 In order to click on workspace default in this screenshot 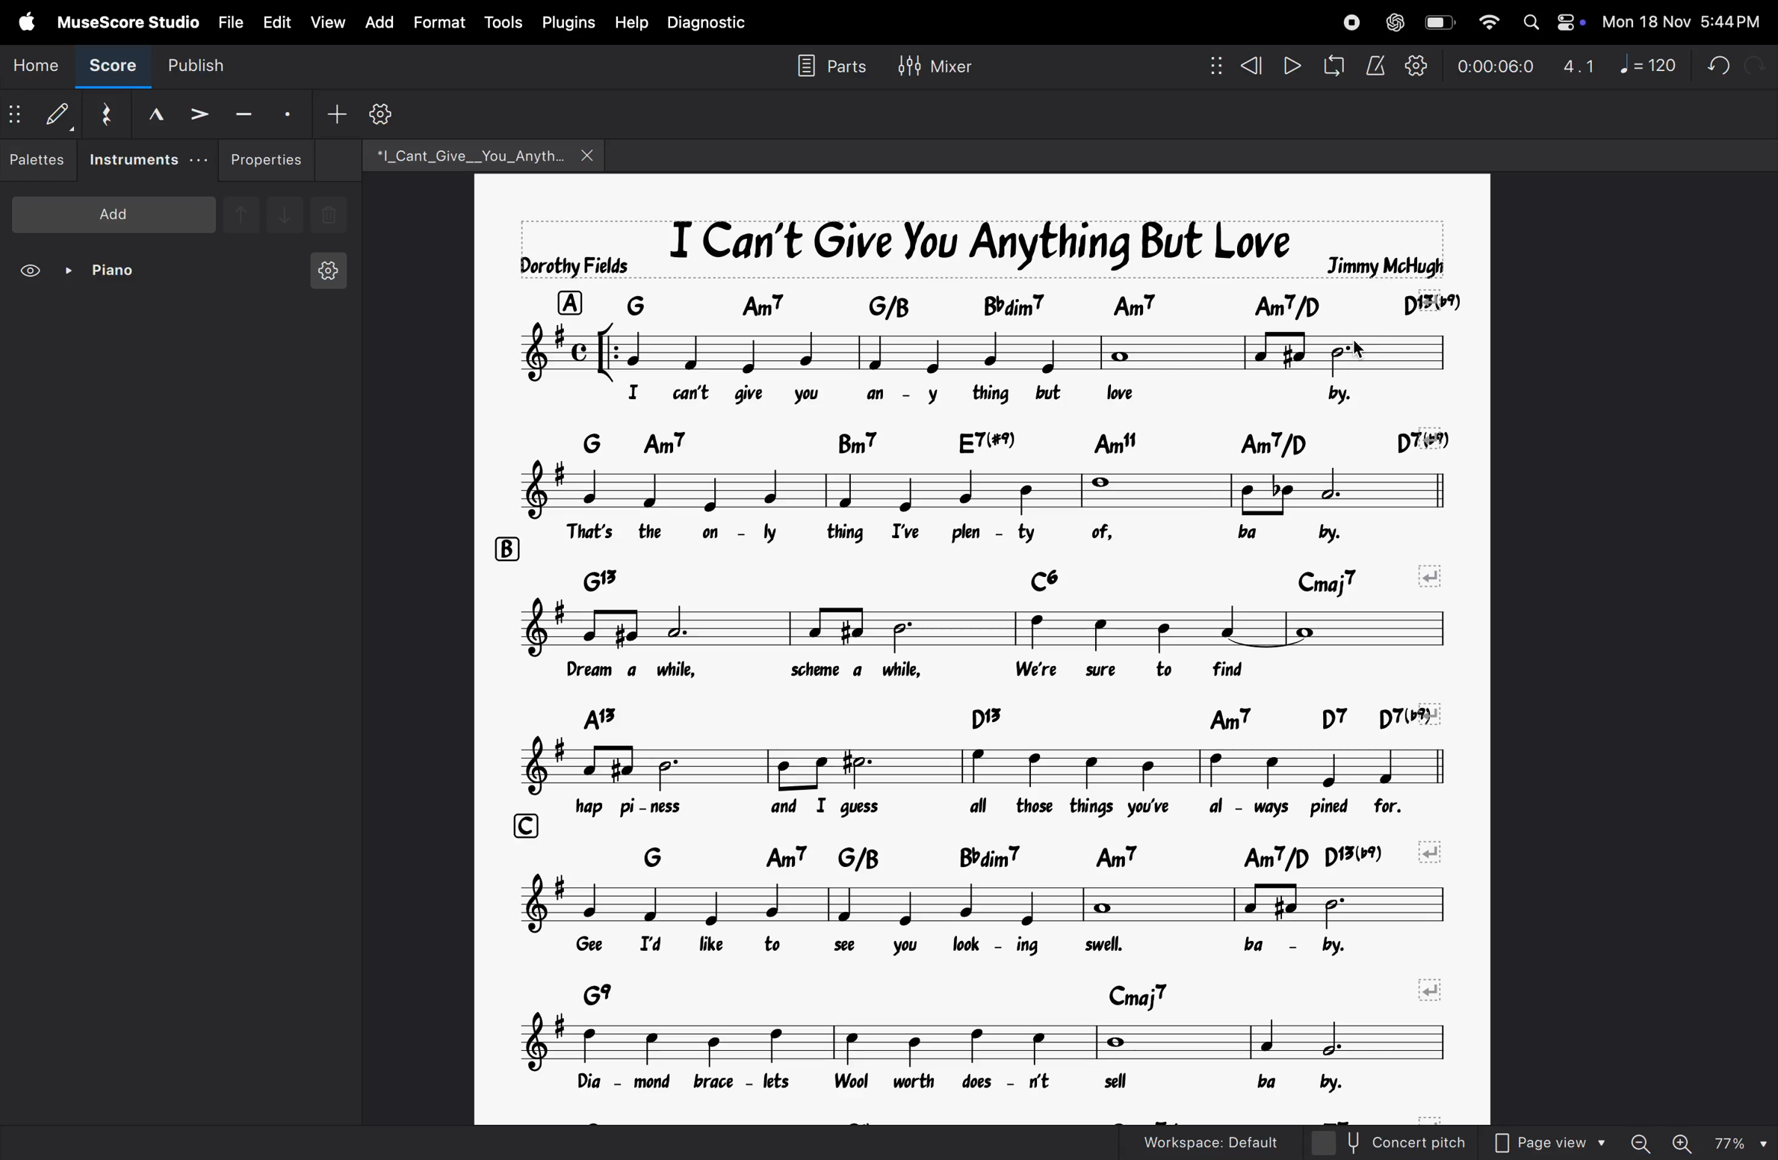, I will do `click(1201, 1141)`.